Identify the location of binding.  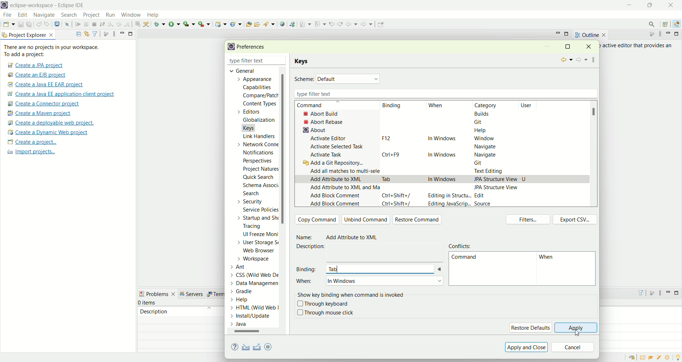
(307, 269).